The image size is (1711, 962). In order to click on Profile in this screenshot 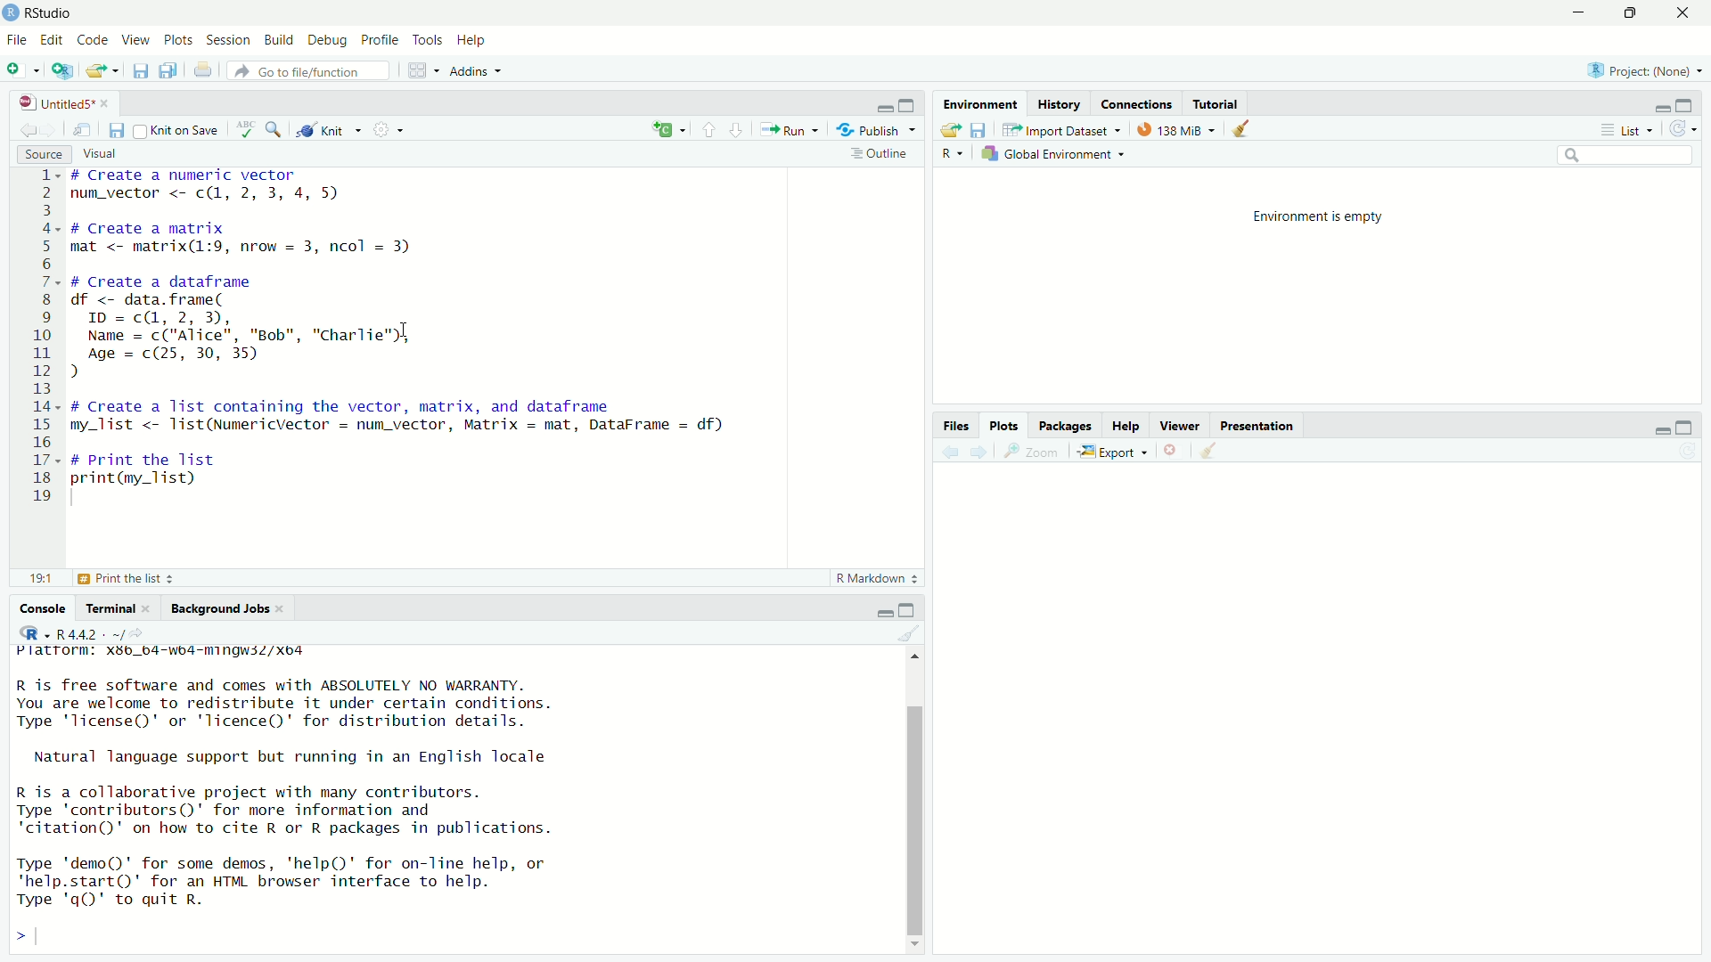, I will do `click(379, 39)`.